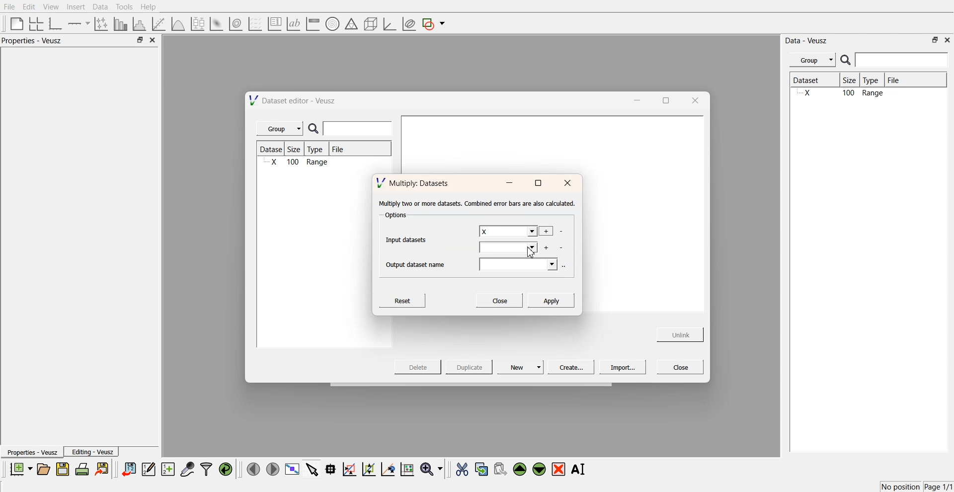 The image size is (954, 492). What do you see at coordinates (663, 99) in the screenshot?
I see `maximise` at bounding box center [663, 99].